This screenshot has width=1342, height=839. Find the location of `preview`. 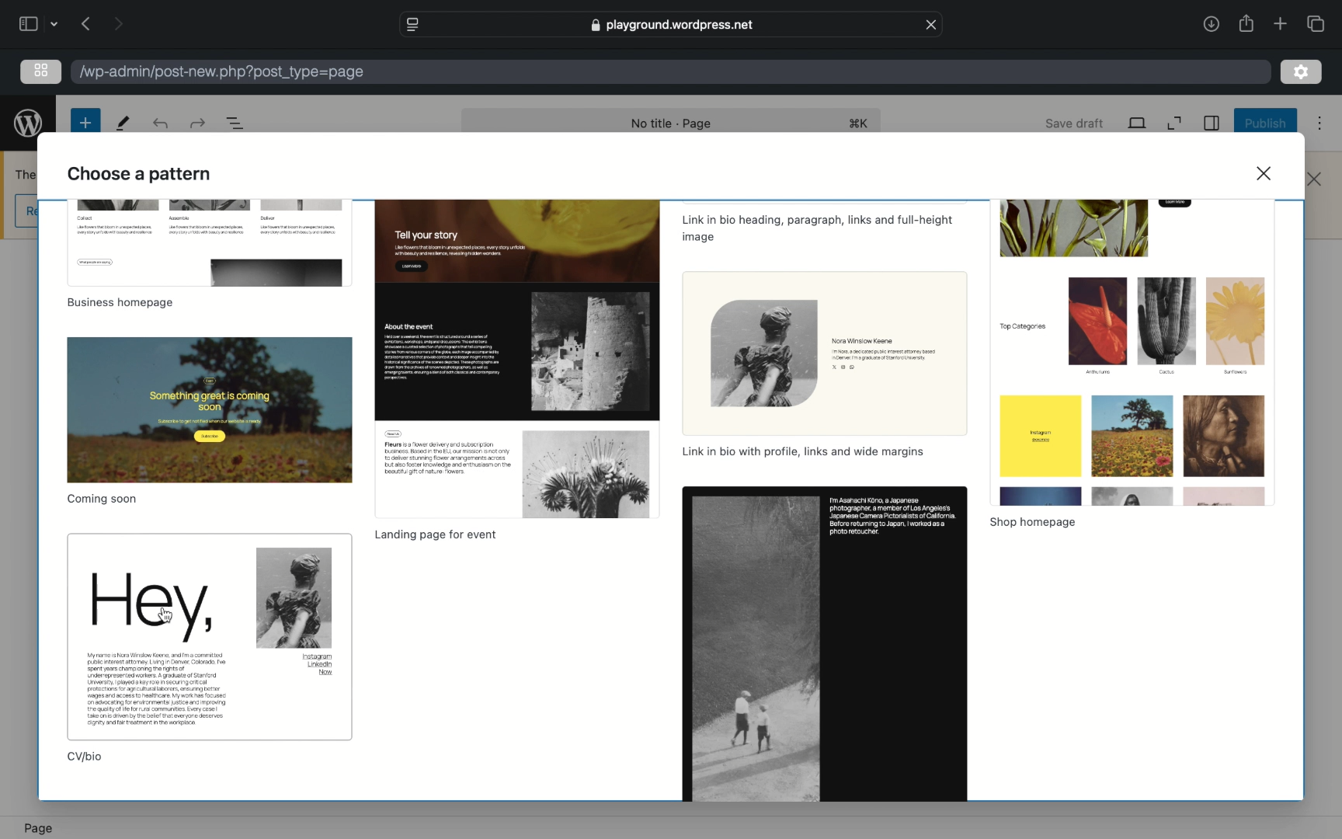

preview is located at coordinates (210, 636).